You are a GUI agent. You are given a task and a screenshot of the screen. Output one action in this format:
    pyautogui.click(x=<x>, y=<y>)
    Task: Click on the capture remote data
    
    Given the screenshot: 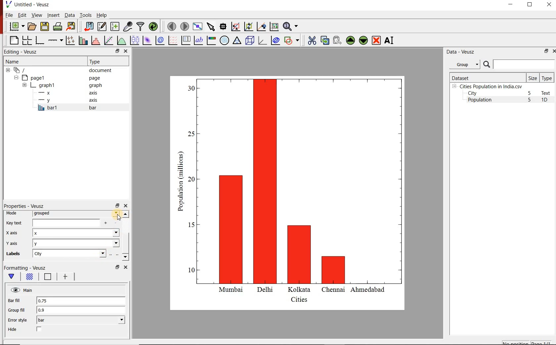 What is the action you would take?
    pyautogui.click(x=127, y=26)
    